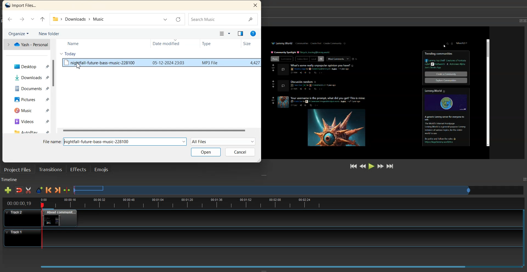 This screenshot has width=527, height=272. I want to click on File Path address, so click(81, 19).